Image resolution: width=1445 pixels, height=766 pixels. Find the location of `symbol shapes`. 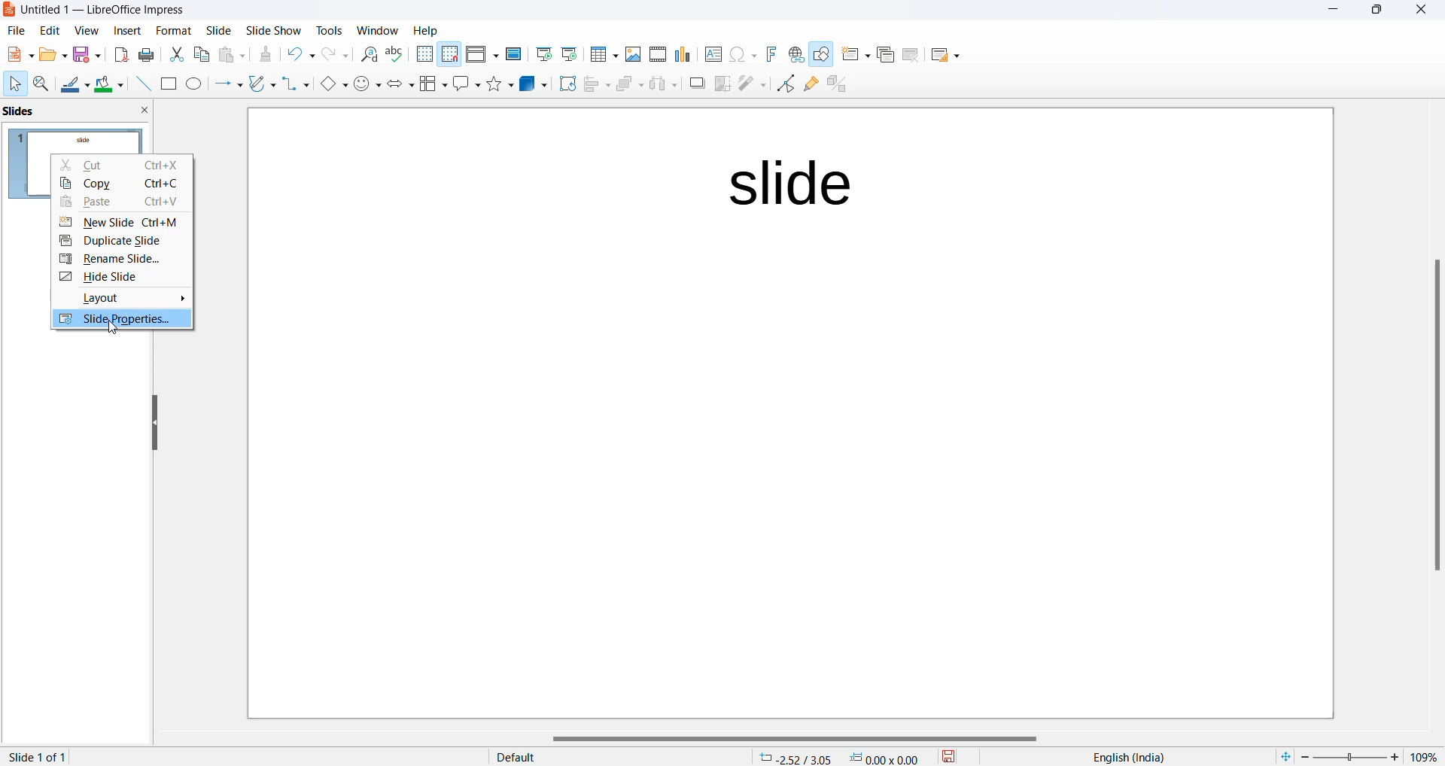

symbol shapes is located at coordinates (368, 85).